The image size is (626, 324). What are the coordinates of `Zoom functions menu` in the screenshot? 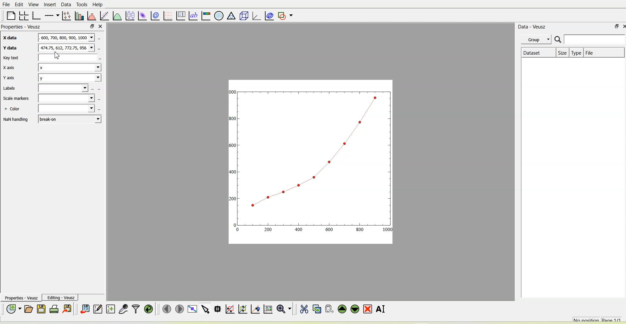 It's located at (284, 309).